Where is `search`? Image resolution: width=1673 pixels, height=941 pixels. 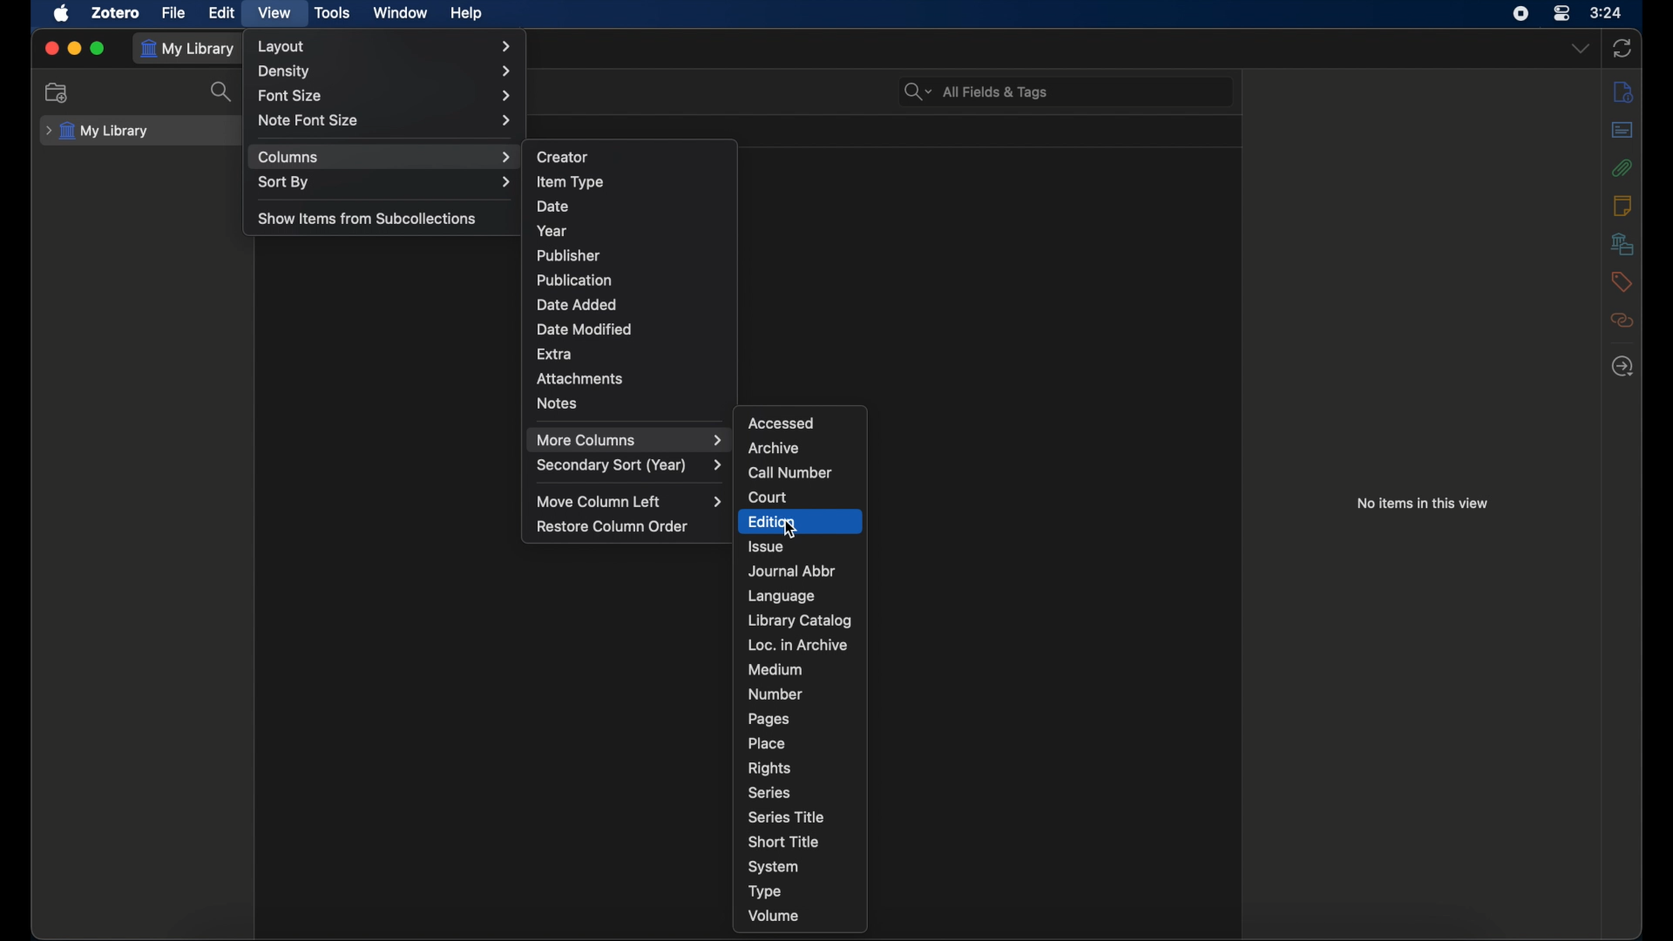
search is located at coordinates (215, 91).